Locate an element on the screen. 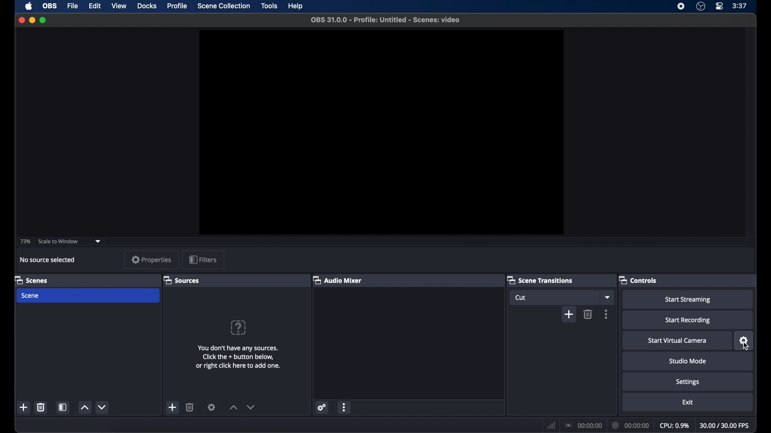 The width and height of the screenshot is (771, 433). duration is located at coordinates (631, 425).